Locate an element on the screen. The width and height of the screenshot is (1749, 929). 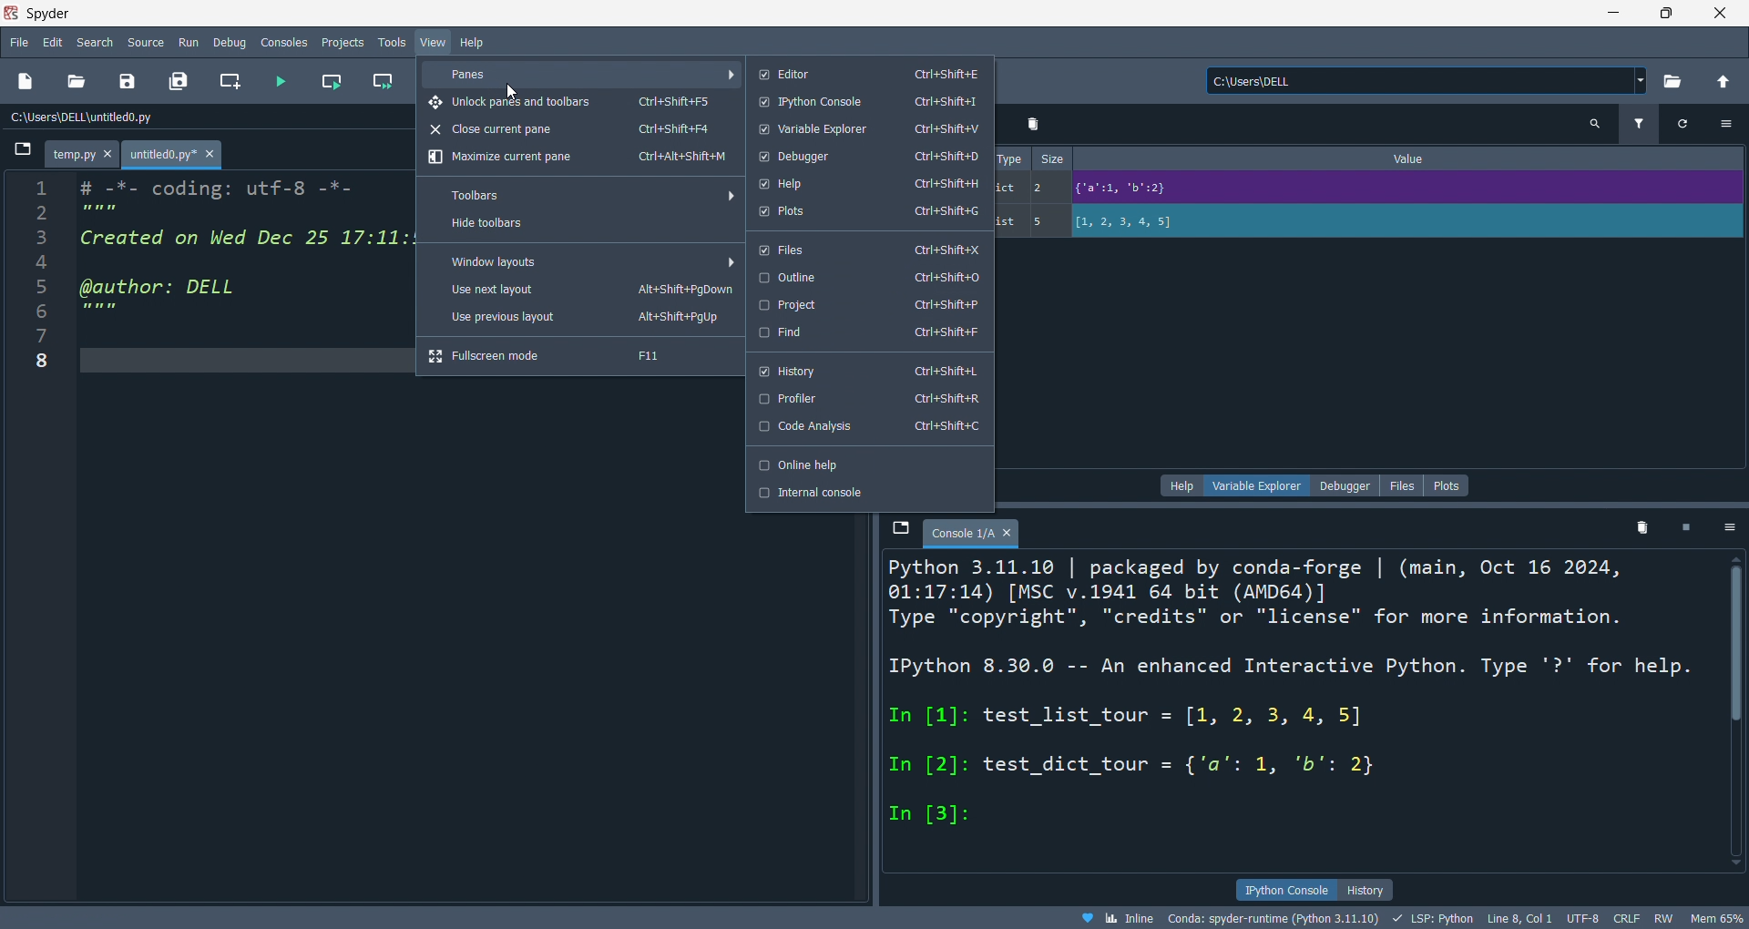
search is located at coordinates (97, 42).